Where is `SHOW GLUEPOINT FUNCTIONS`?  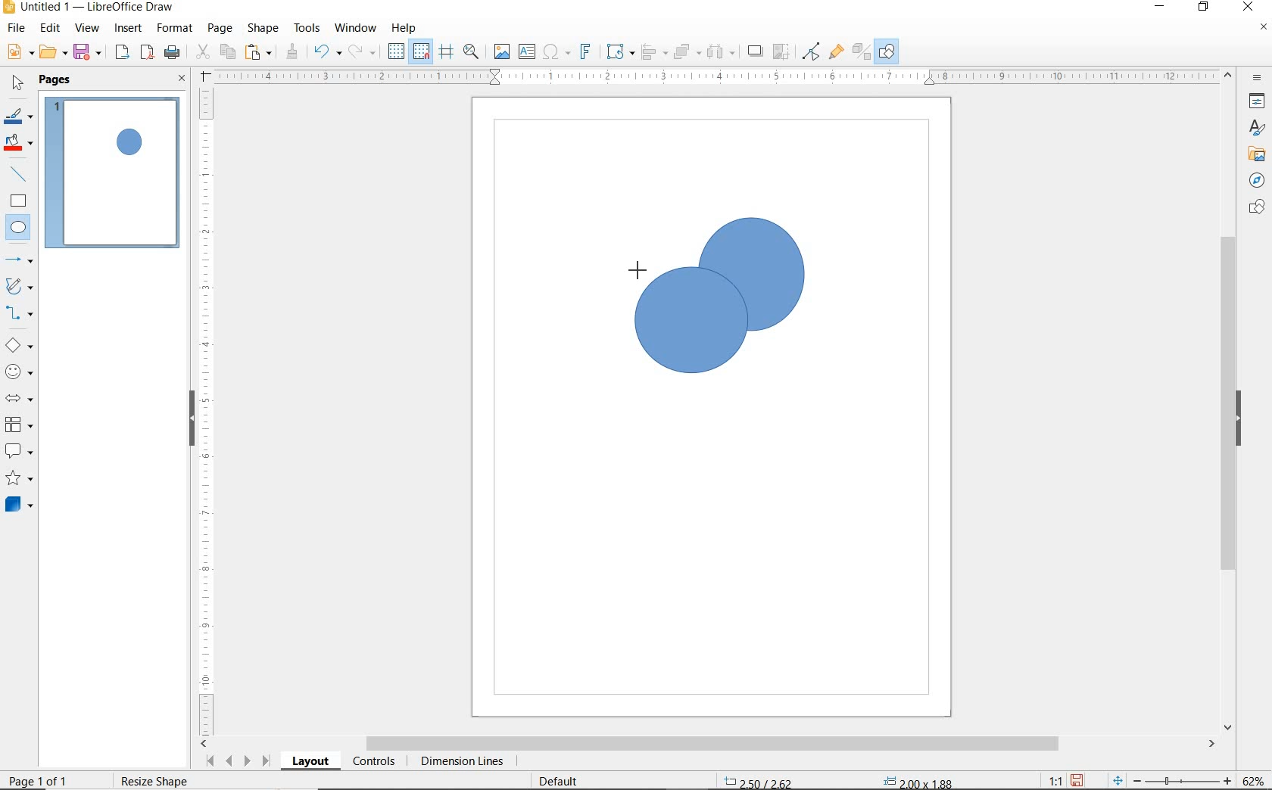
SHOW GLUEPOINT FUNCTIONS is located at coordinates (836, 52).